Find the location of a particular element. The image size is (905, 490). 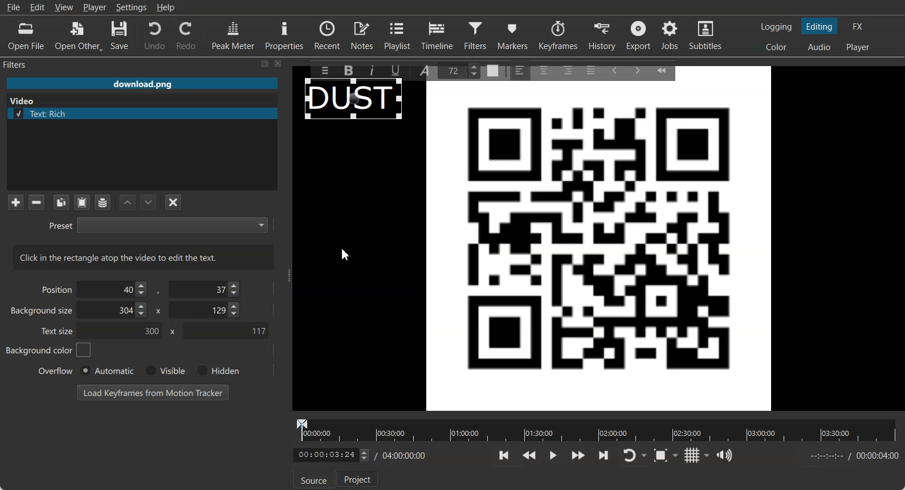

Peak Meter is located at coordinates (234, 35).